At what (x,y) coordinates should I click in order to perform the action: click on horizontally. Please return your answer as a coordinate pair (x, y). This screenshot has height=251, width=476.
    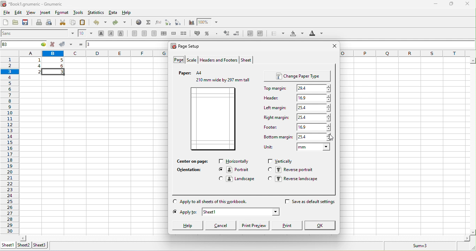
    Looking at the image, I should click on (235, 162).